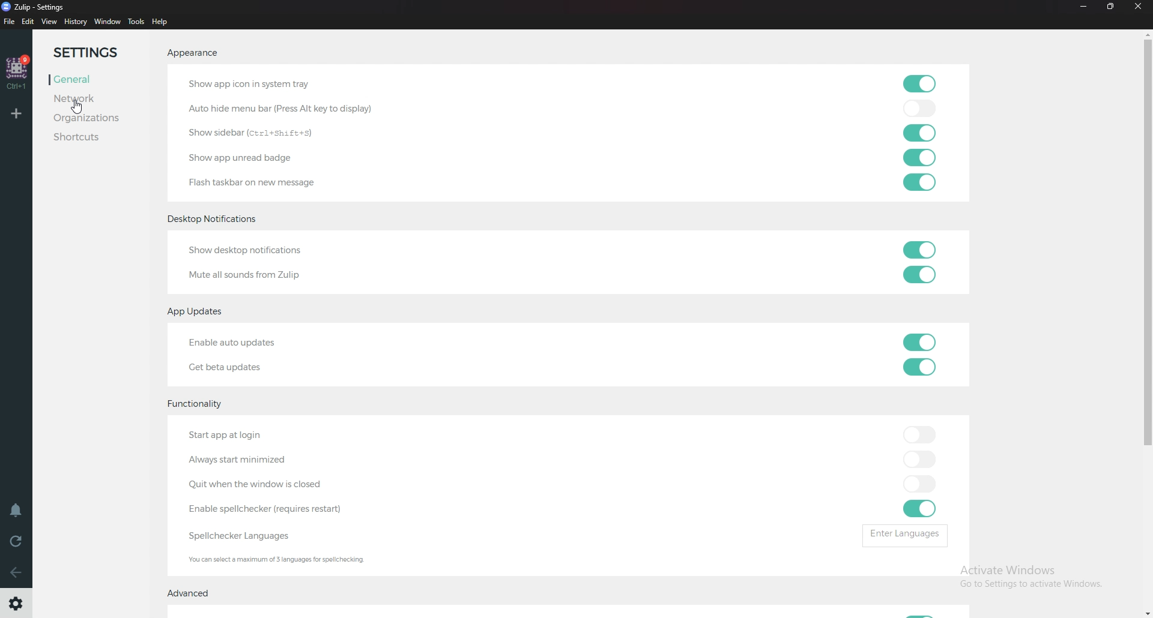 The image size is (1153, 618). I want to click on auto hide menu bar, so click(292, 110).